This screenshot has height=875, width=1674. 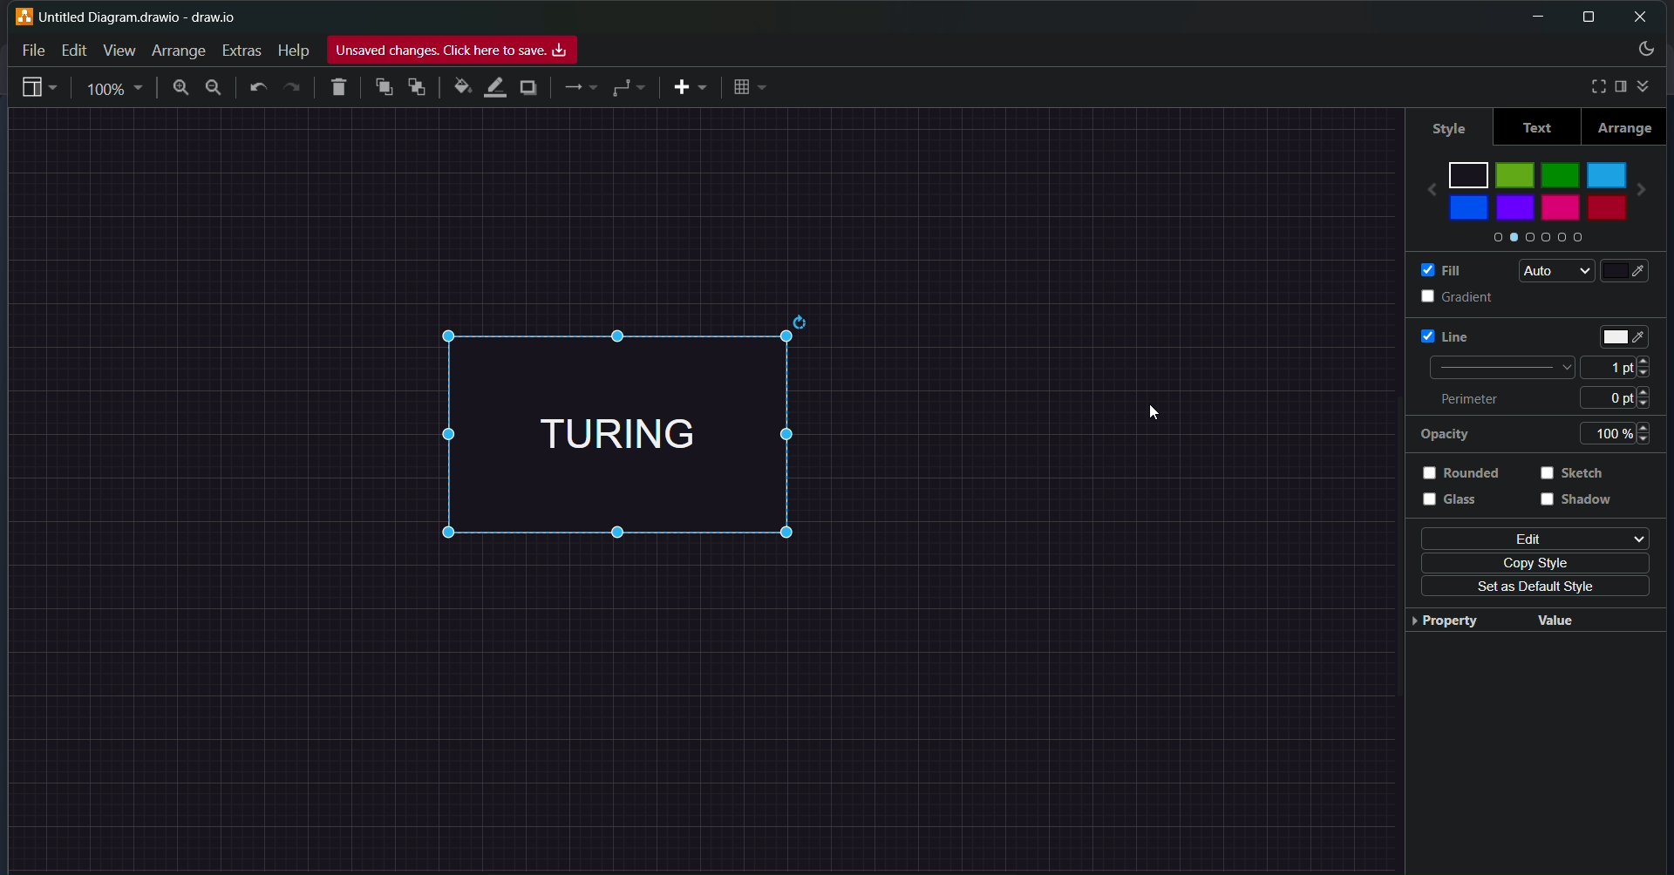 I want to click on line color, so click(x=494, y=85).